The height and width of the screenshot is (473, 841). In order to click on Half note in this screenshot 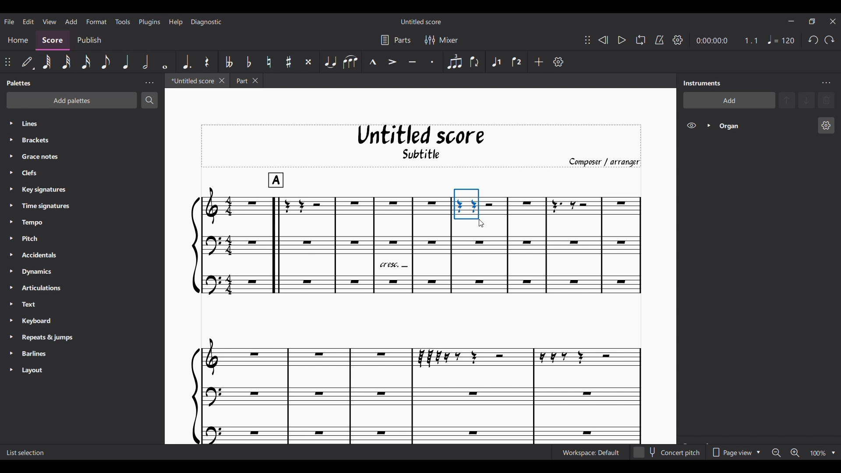, I will do `click(145, 61)`.